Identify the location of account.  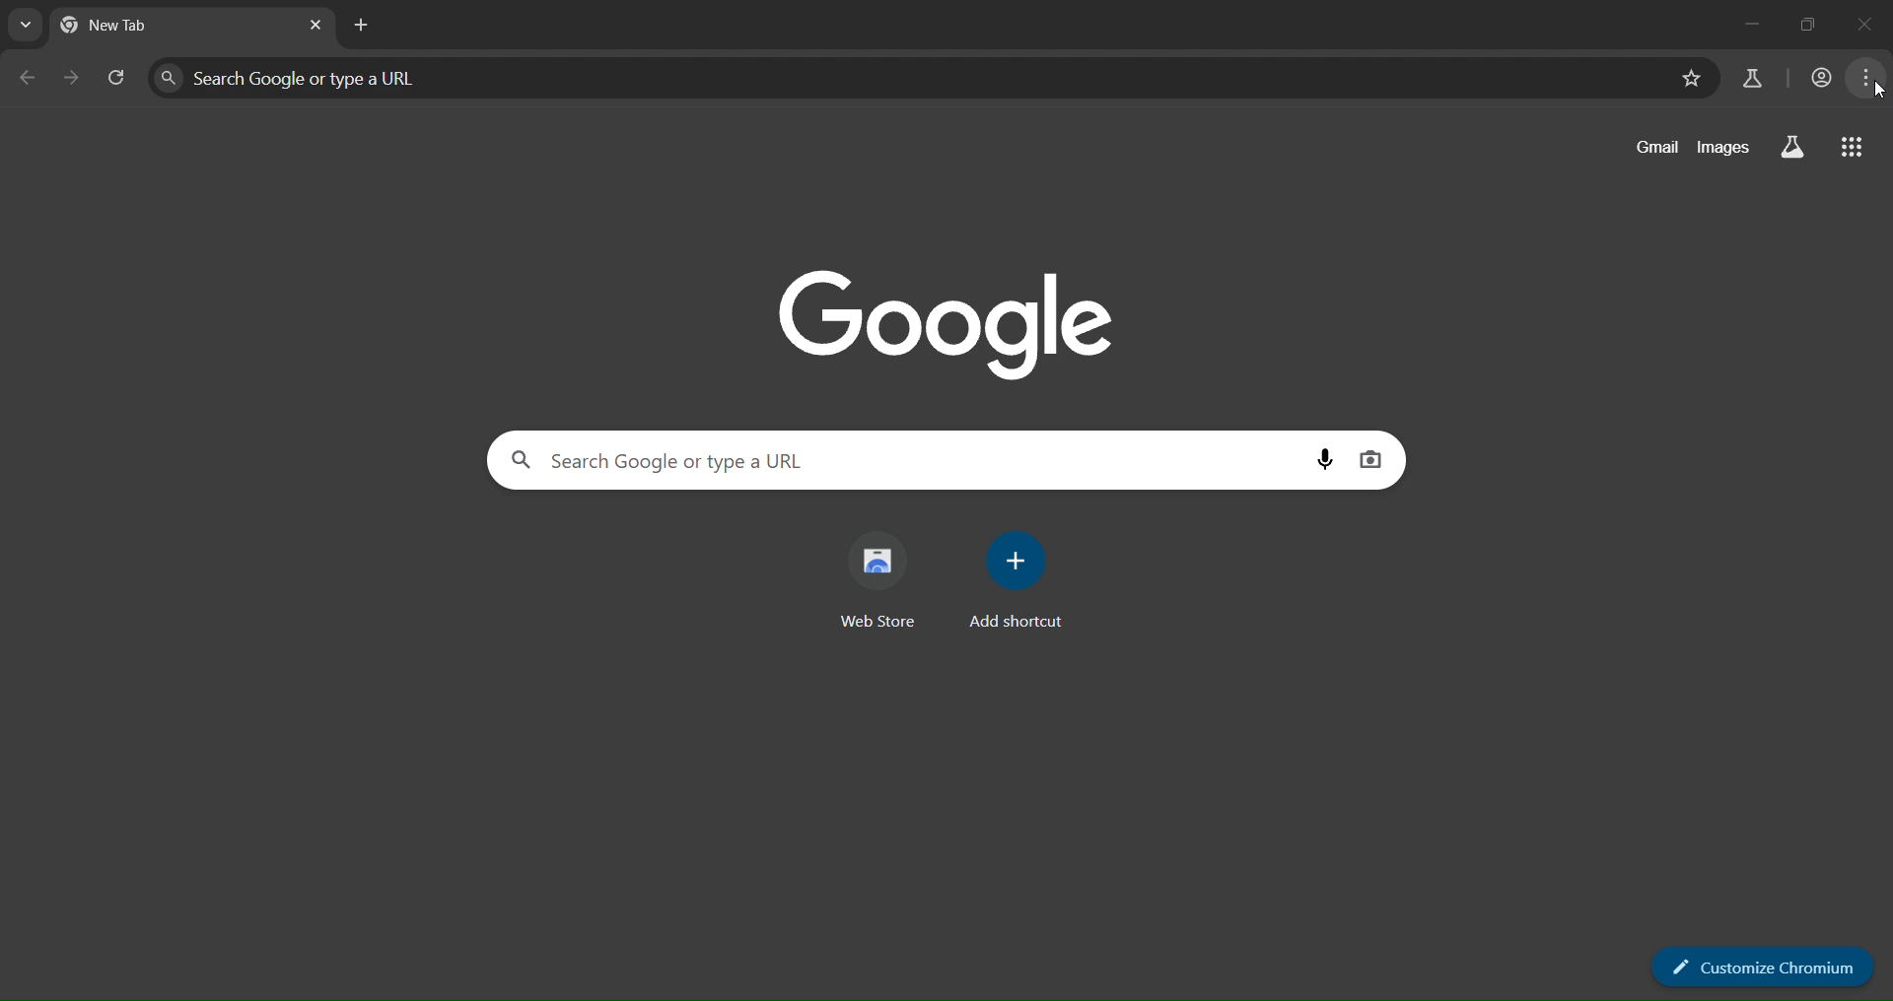
(1821, 75).